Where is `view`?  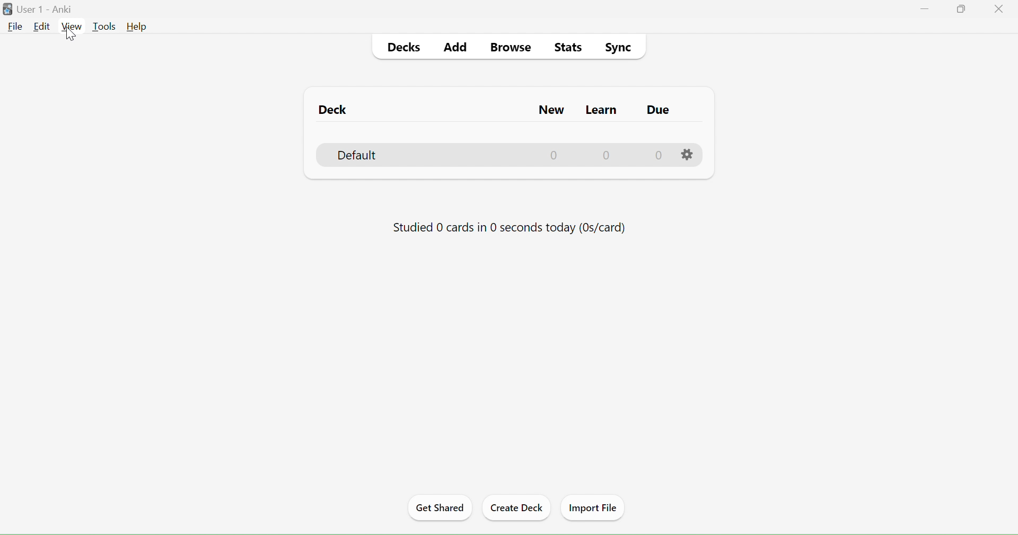
view is located at coordinates (71, 26).